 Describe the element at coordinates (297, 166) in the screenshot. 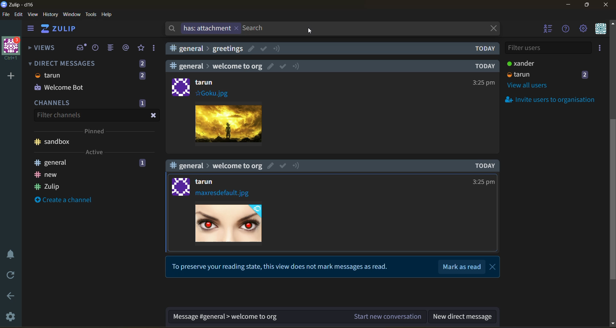

I see `notify` at that location.